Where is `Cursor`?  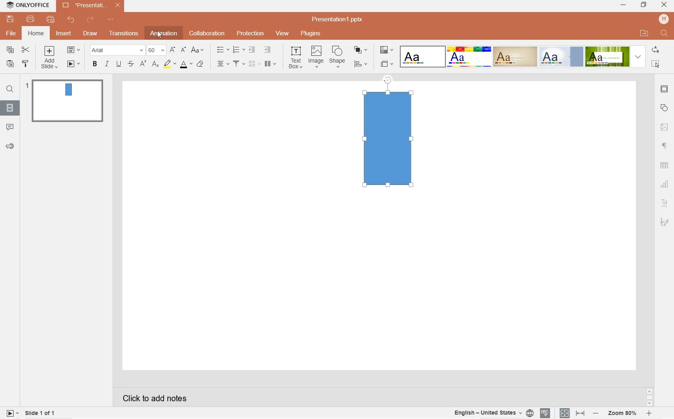 Cursor is located at coordinates (159, 35).